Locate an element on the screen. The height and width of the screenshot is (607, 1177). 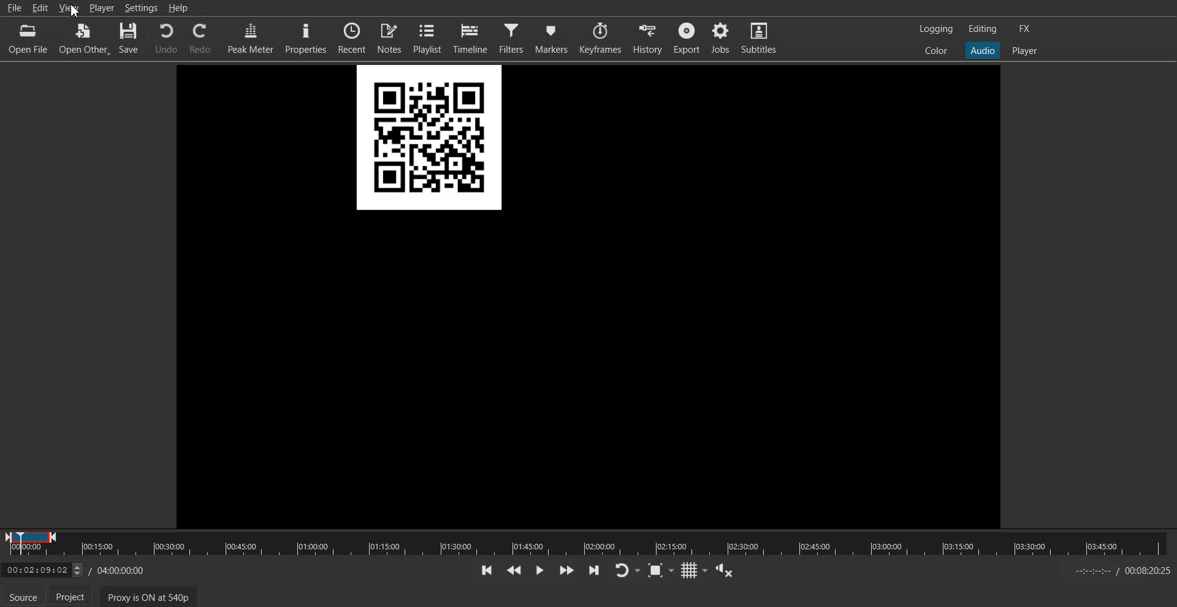
Play Quickly backwards is located at coordinates (515, 570).